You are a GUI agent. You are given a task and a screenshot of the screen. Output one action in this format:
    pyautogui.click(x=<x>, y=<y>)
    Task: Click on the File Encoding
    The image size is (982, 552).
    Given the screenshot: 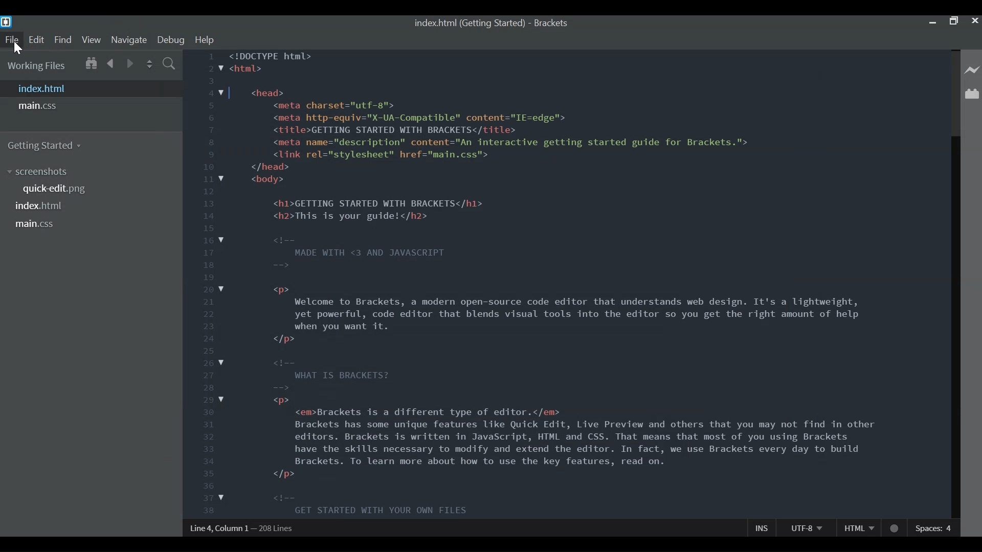 What is the action you would take?
    pyautogui.click(x=806, y=528)
    